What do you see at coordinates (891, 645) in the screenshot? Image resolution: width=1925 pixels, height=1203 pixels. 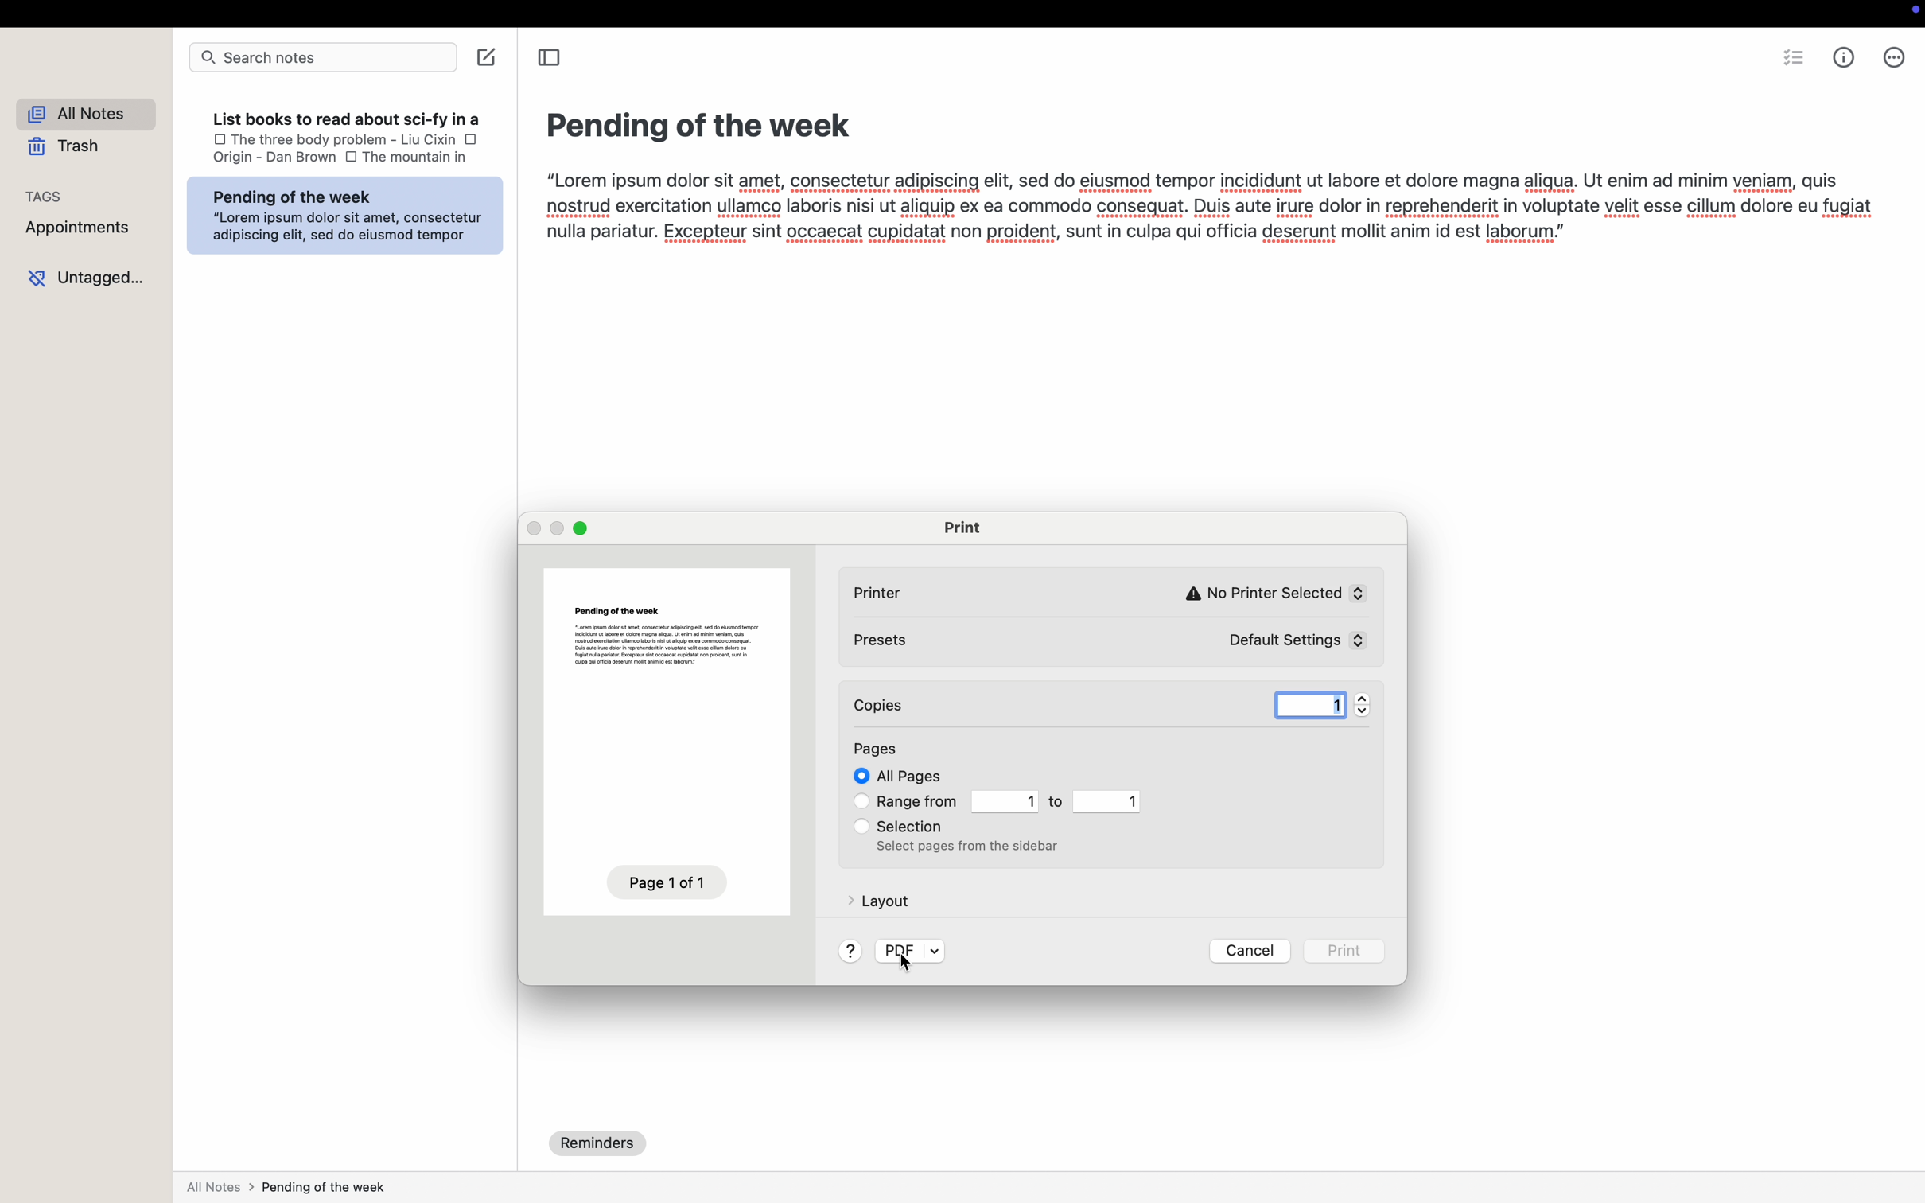 I see `Presets` at bounding box center [891, 645].